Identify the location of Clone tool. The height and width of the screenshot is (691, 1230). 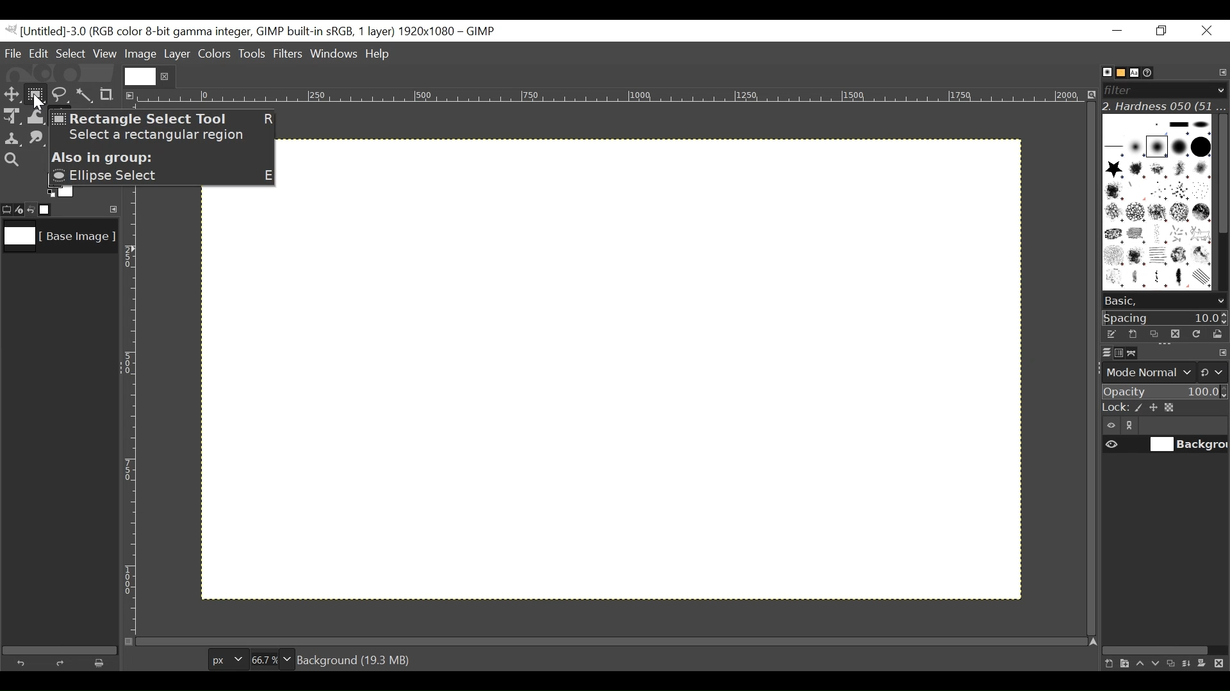
(12, 139).